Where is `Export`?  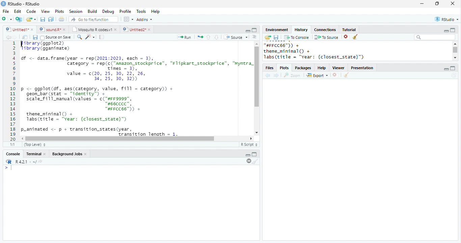
Export is located at coordinates (317, 75).